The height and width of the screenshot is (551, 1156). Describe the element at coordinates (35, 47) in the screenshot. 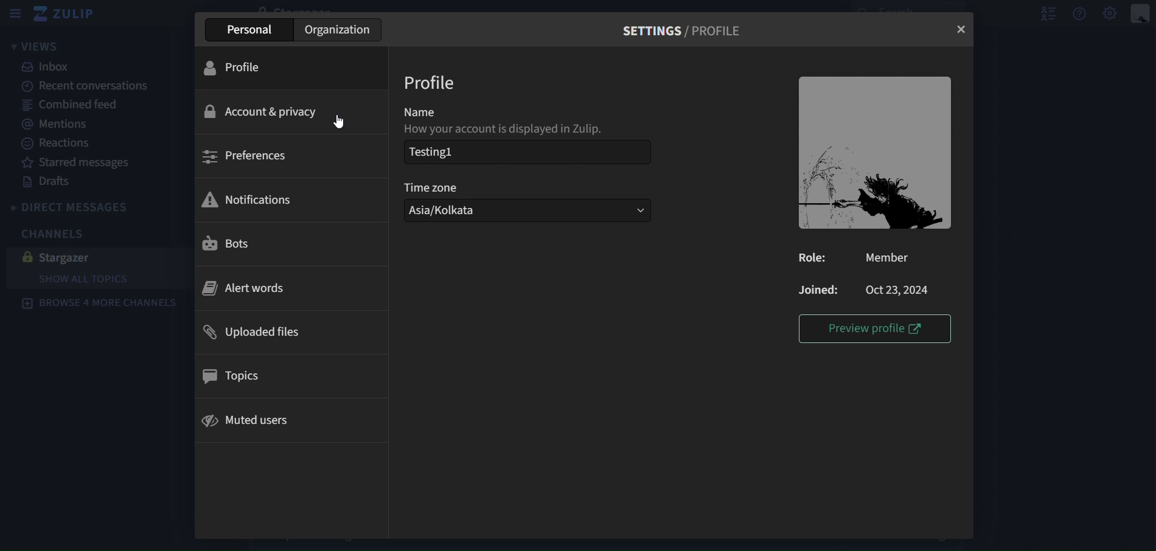

I see `views` at that location.